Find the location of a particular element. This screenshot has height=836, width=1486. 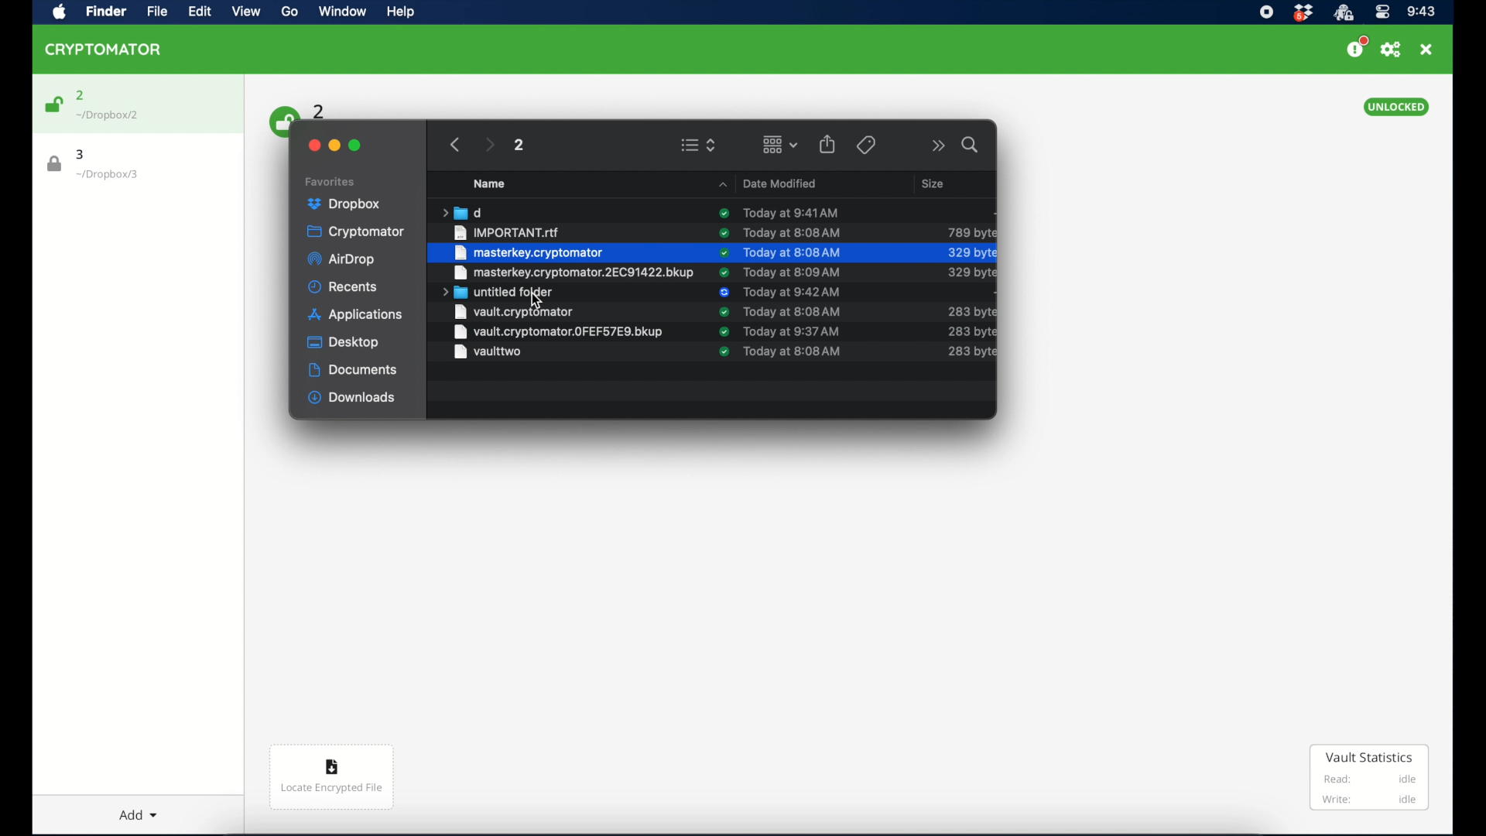

more options is located at coordinates (939, 146).